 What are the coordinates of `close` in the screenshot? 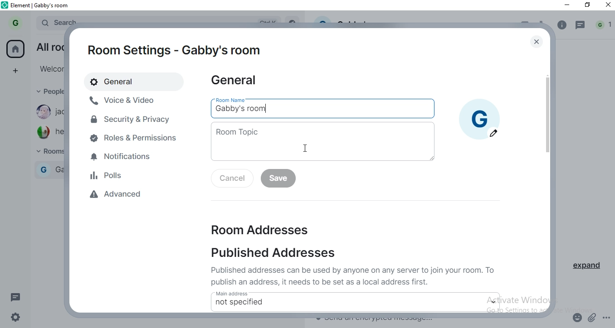 It's located at (606, 7).